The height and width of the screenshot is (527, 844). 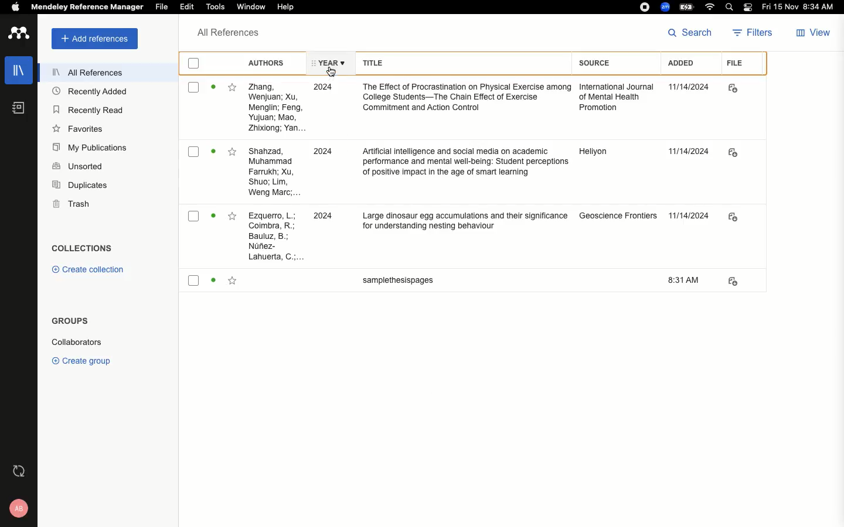 I want to click on added label, so click(x=685, y=63).